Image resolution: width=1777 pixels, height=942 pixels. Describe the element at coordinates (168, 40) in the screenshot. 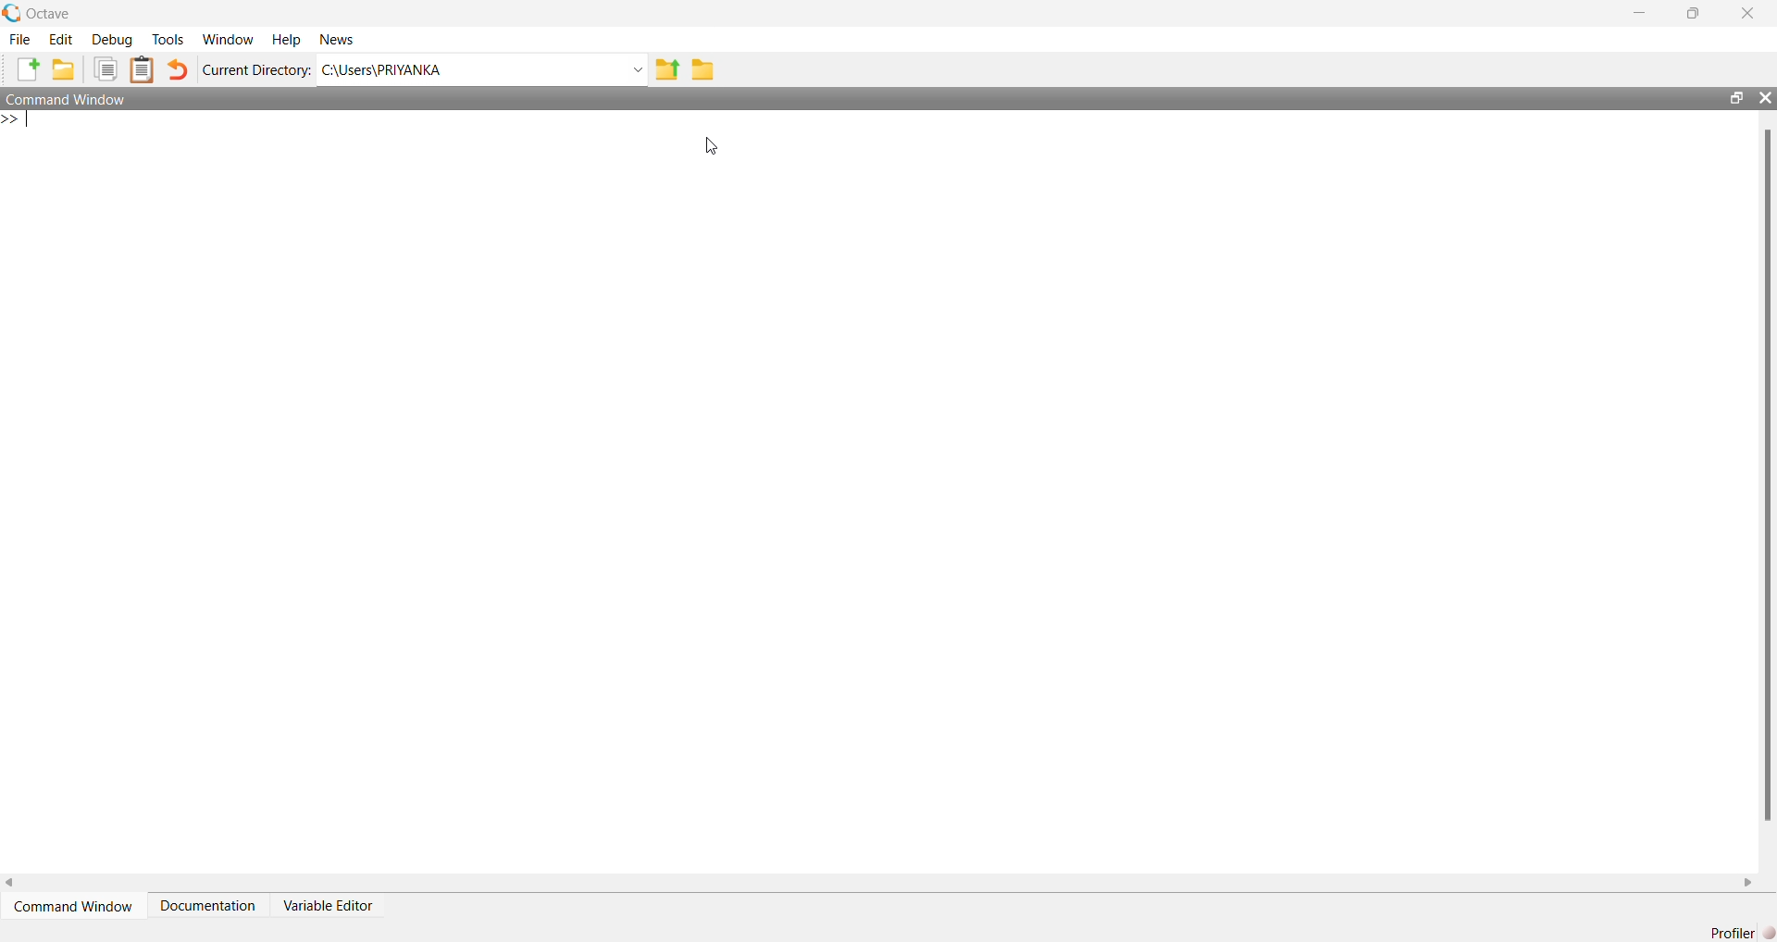

I see `Tools` at that location.